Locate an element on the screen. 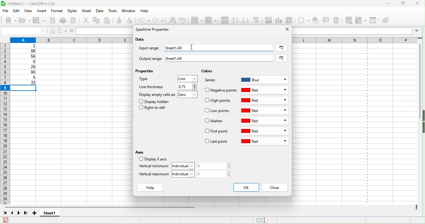 Image resolution: width=425 pixels, height=224 pixels. headers and footers is located at coordinates (339, 20).